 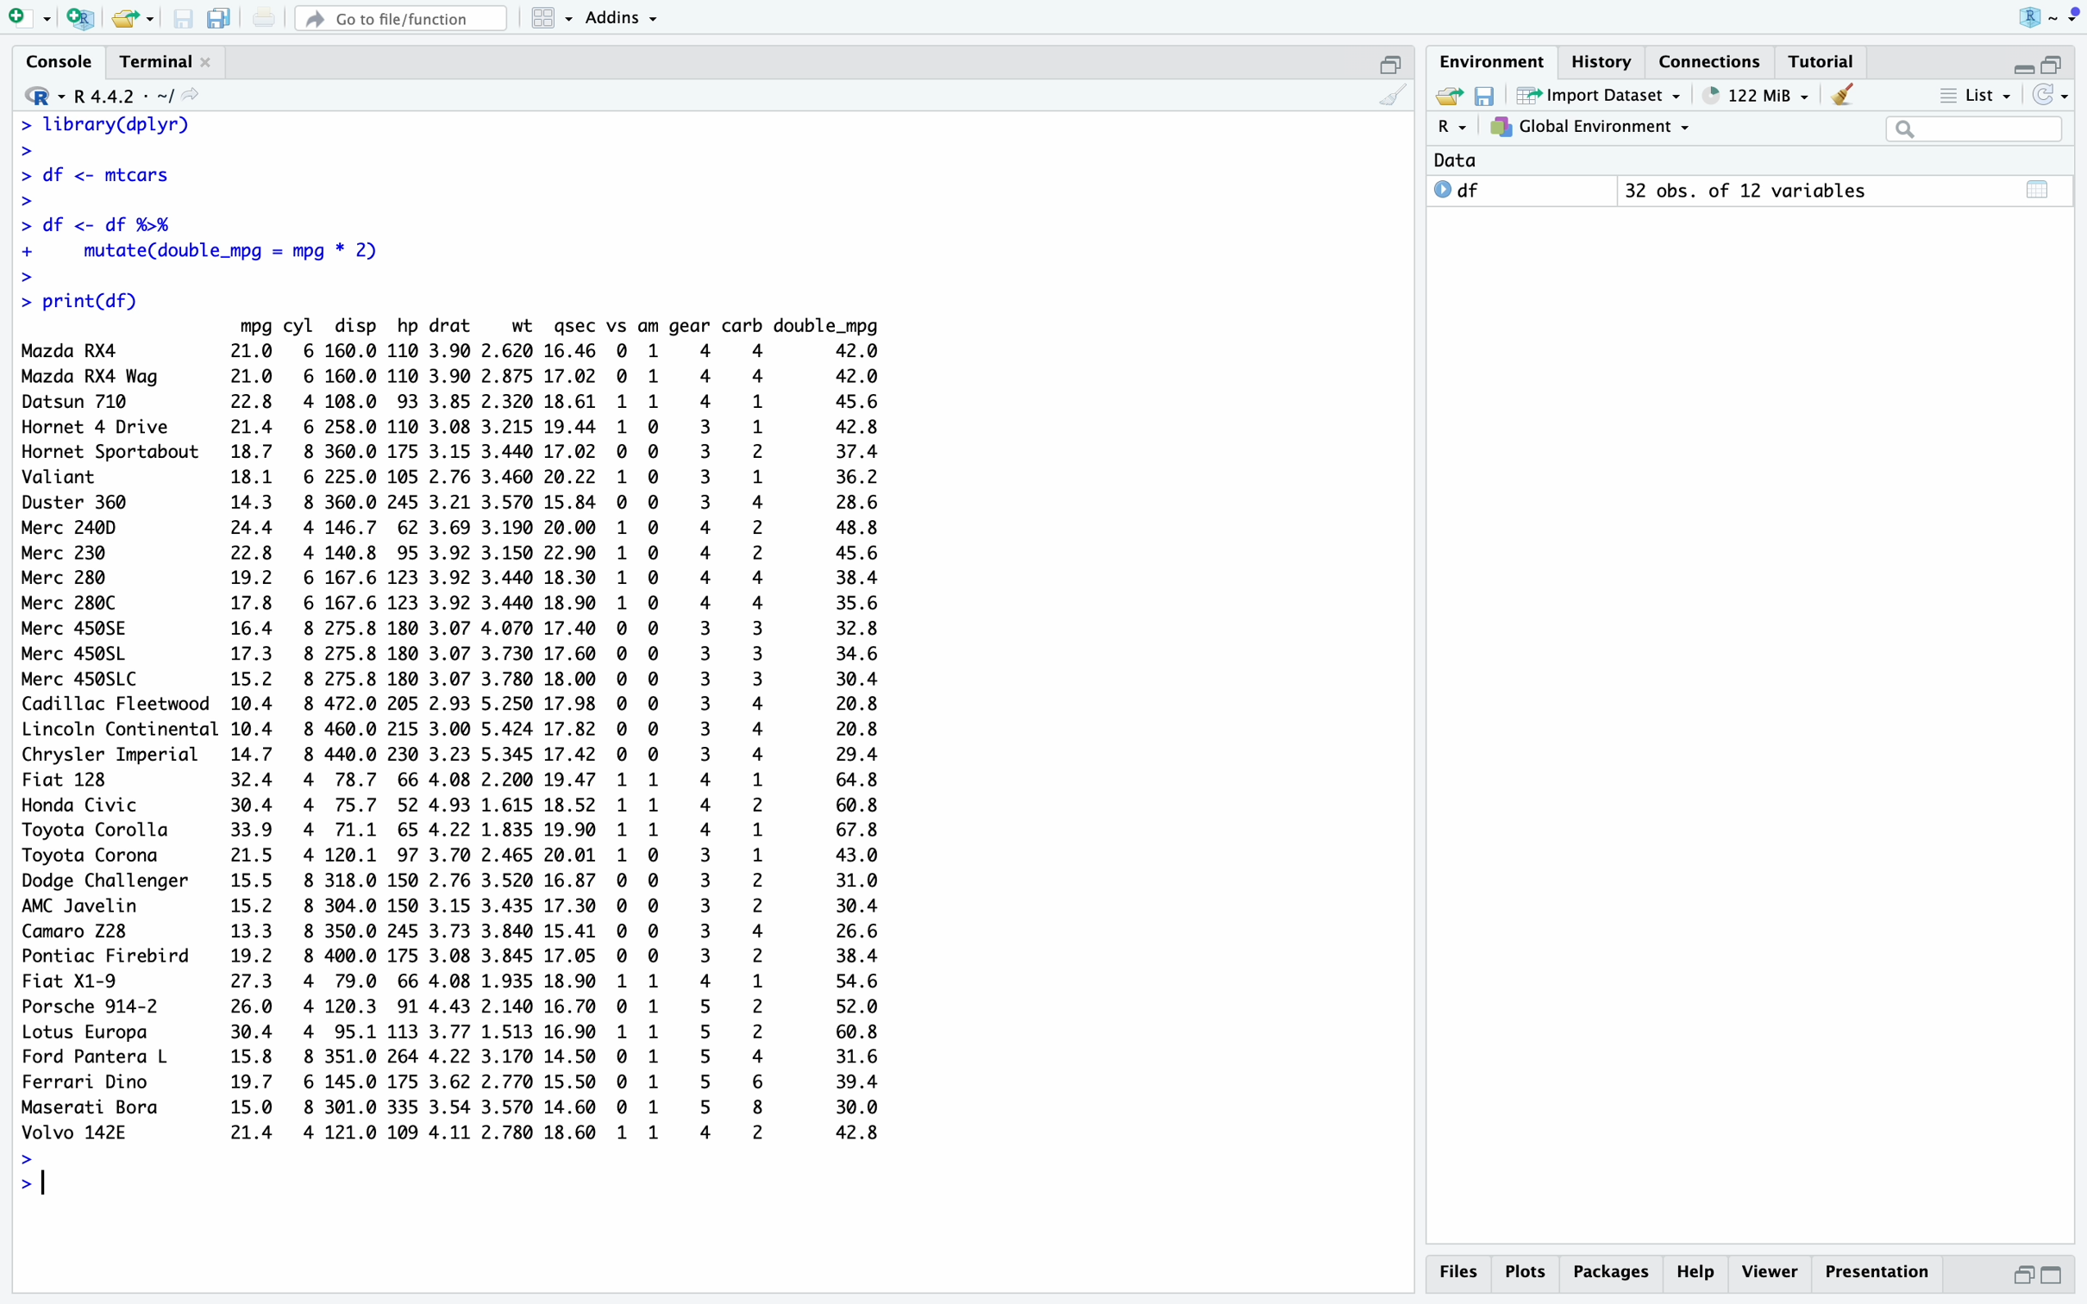 What do you see at coordinates (1748, 191) in the screenshot?
I see `32 obs. of 12 variables` at bounding box center [1748, 191].